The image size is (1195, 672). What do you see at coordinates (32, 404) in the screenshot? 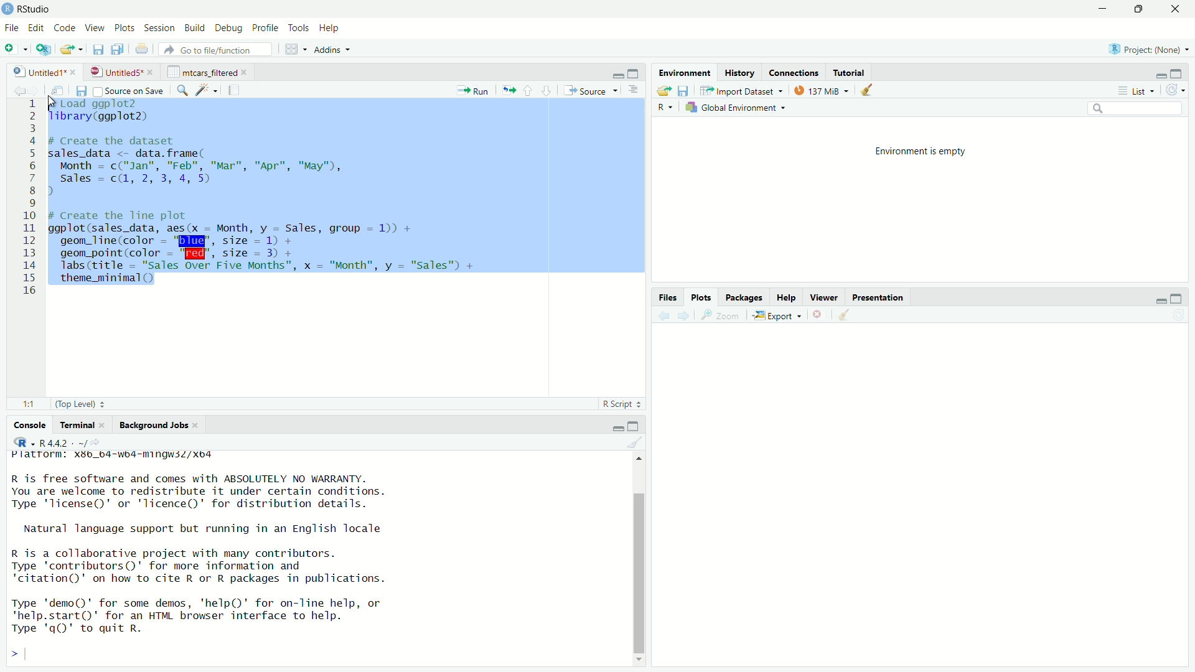
I see `15:18` at bounding box center [32, 404].